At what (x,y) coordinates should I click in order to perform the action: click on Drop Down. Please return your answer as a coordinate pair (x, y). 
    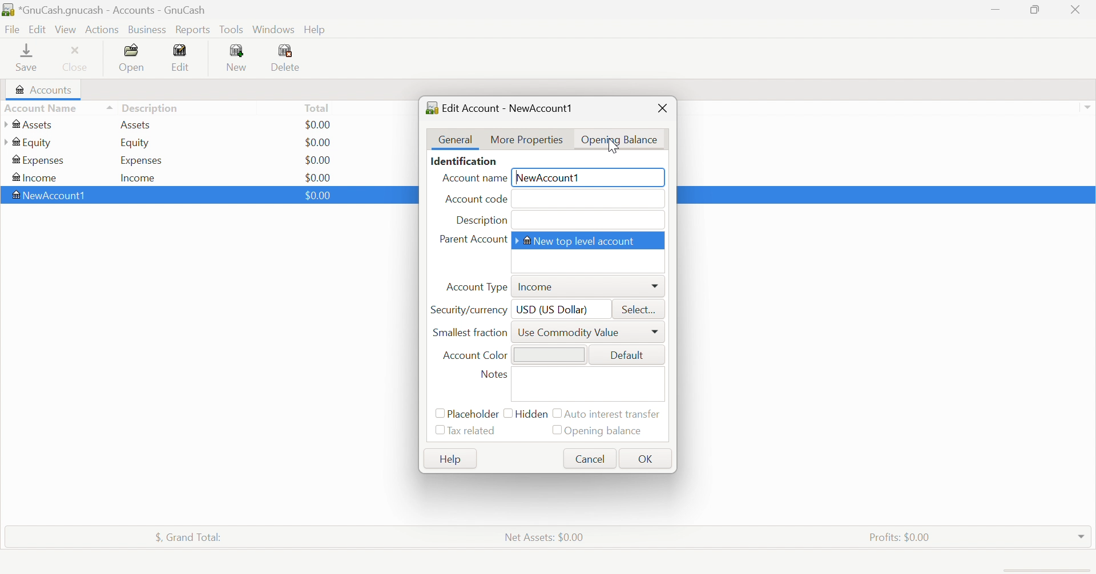
    Looking at the image, I should click on (1082, 536).